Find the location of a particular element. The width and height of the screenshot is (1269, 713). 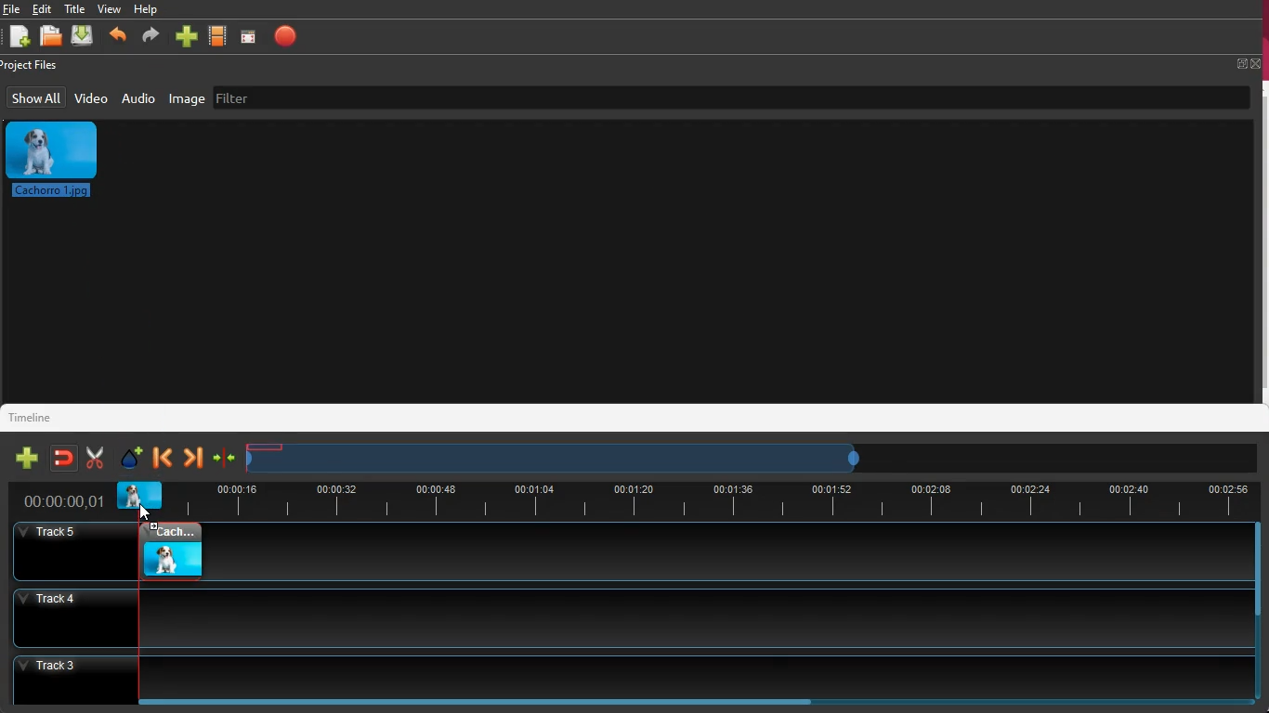

stop is located at coordinates (290, 40).